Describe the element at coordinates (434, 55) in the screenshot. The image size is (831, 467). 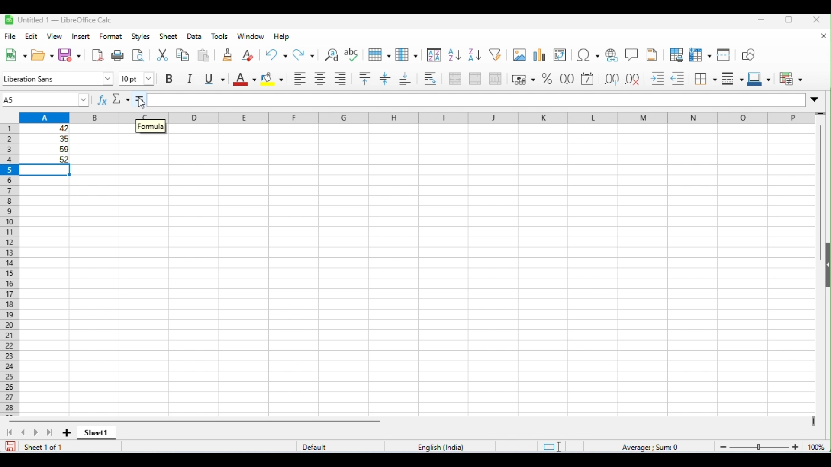
I see `sort` at that location.